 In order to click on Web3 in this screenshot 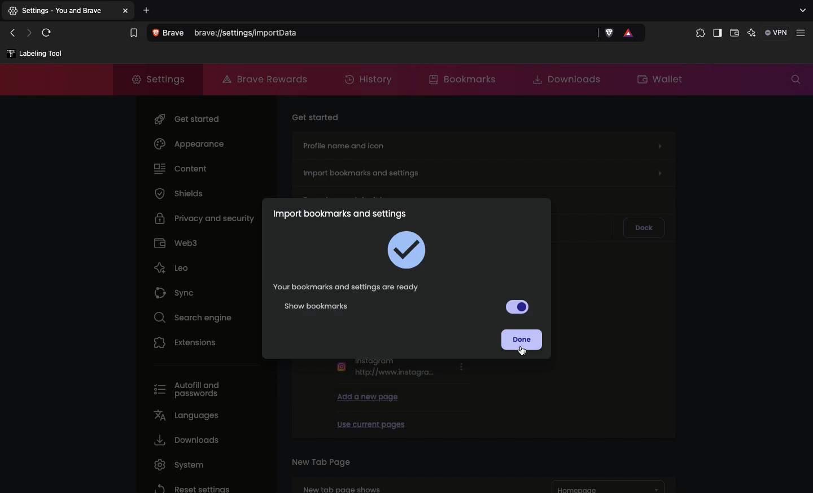, I will do `click(176, 241)`.